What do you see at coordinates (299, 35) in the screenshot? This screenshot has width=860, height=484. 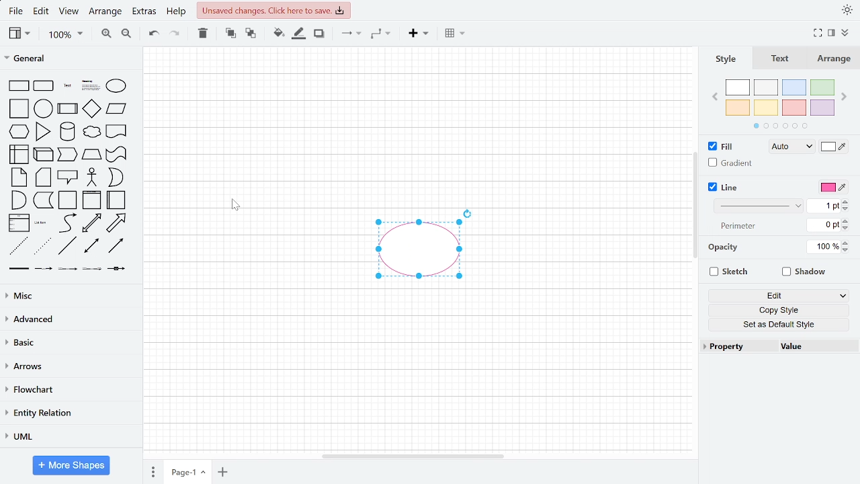 I see `Fill line` at bounding box center [299, 35].